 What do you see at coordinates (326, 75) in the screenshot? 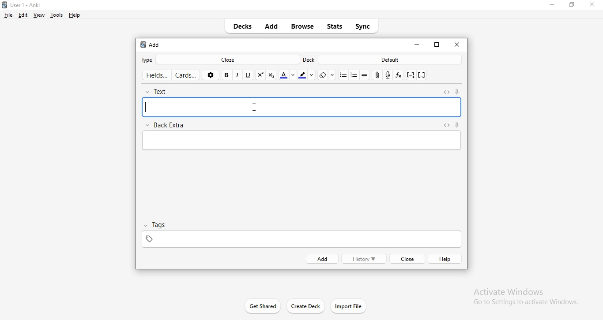
I see `erase` at bounding box center [326, 75].